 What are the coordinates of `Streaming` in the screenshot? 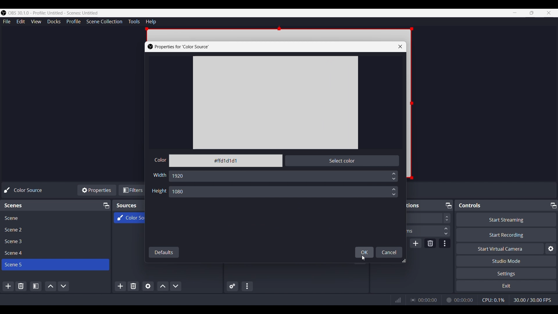 It's located at (412, 300).